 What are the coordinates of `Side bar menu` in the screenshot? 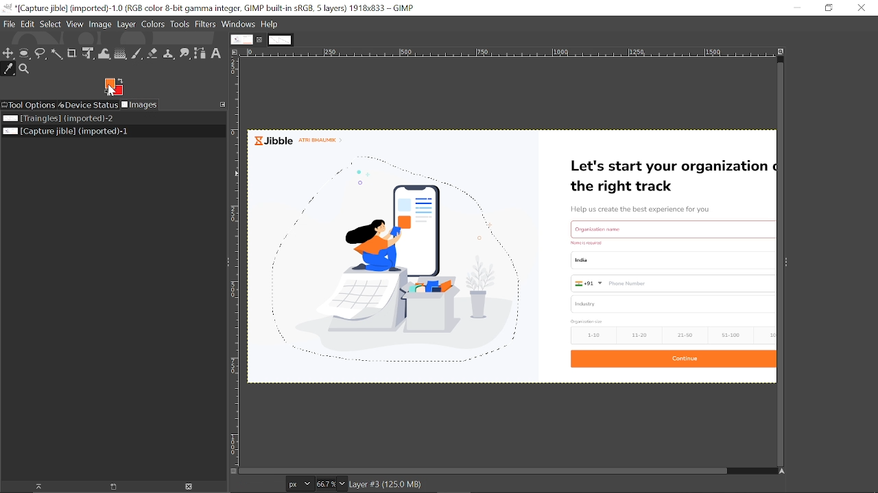 It's located at (785, 264).